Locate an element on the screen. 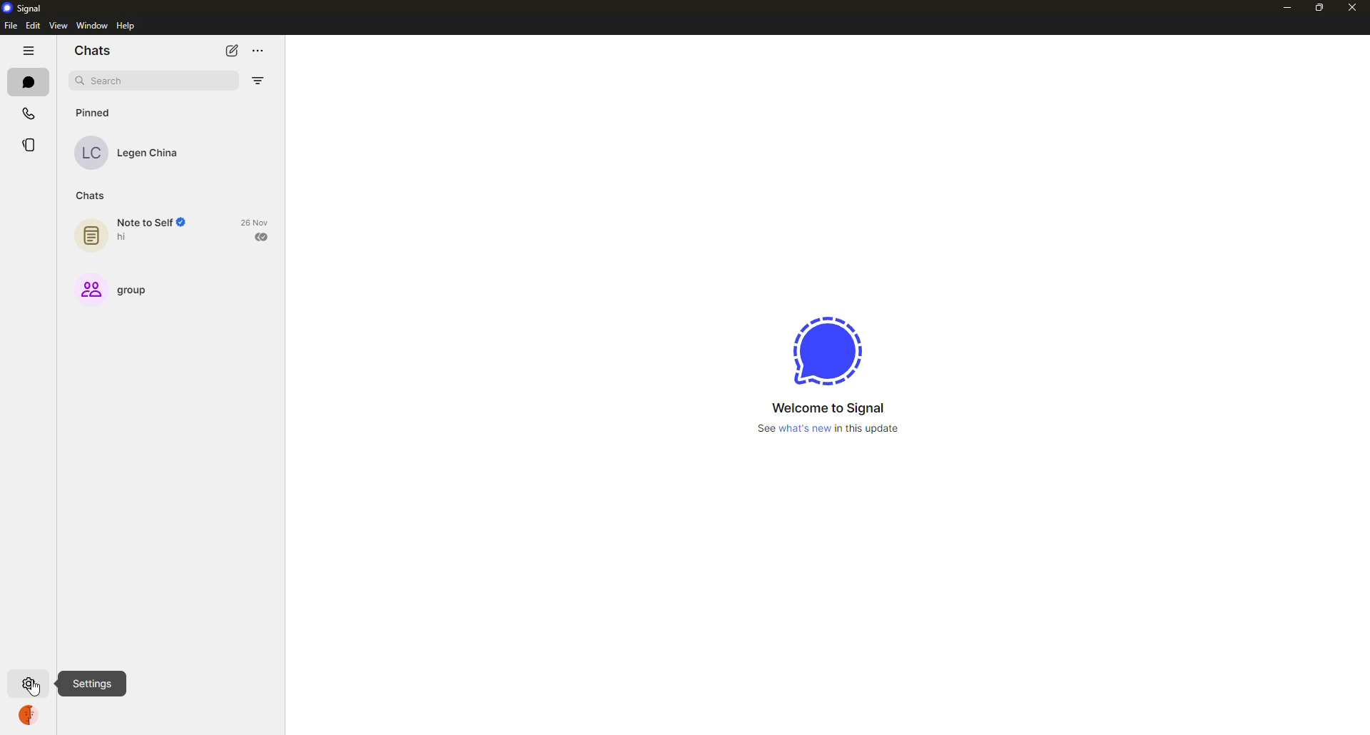 Image resolution: width=1370 pixels, height=735 pixels. note to self is located at coordinates (151, 223).